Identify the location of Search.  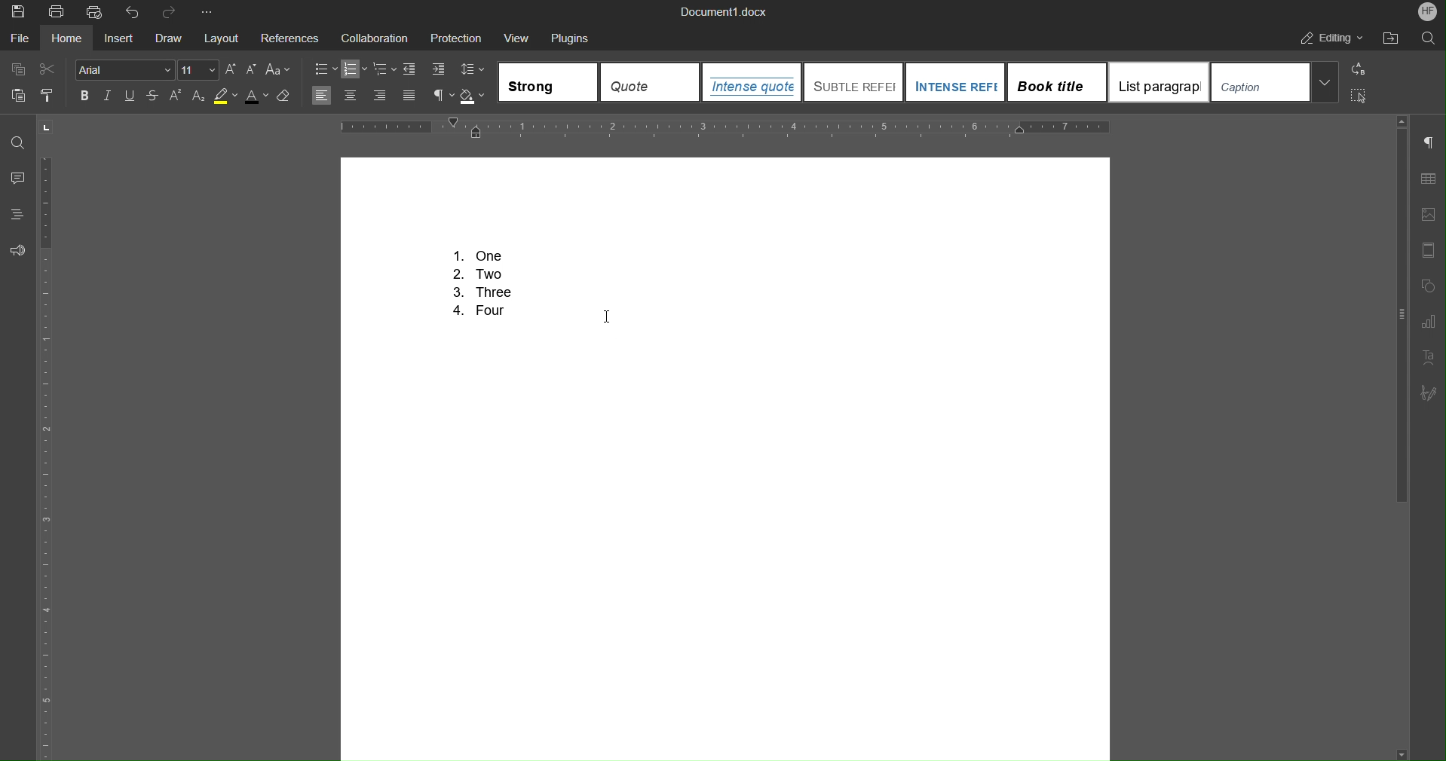
(1424, 36).